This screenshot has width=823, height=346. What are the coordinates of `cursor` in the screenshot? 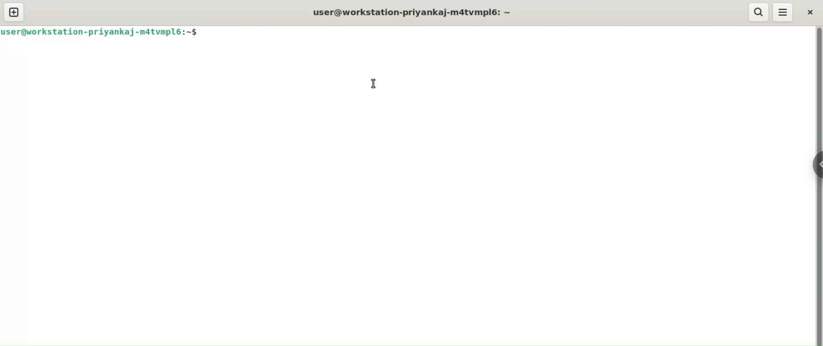 It's located at (373, 84).